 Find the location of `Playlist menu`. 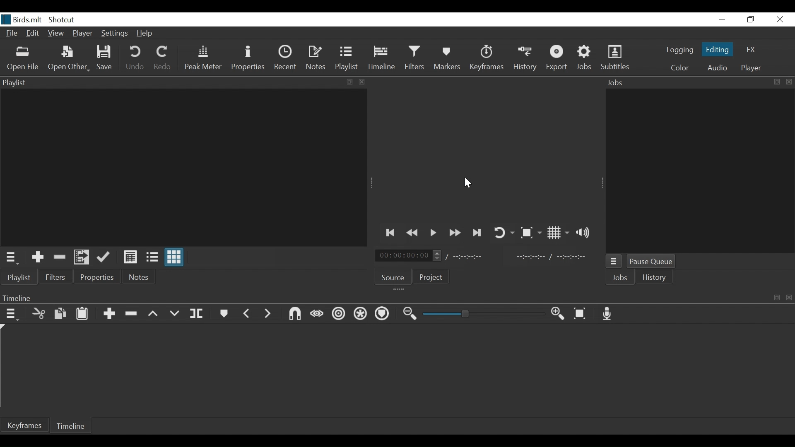

Playlist menu is located at coordinates (23, 278).